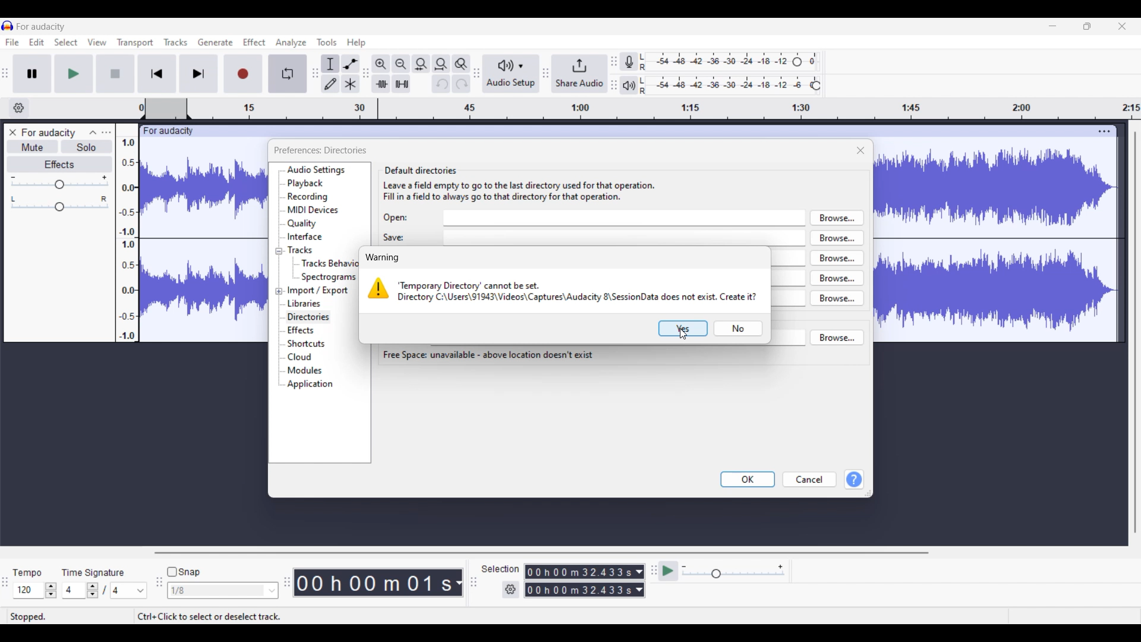 The width and height of the screenshot is (1141, 642). Describe the element at coordinates (351, 64) in the screenshot. I see `Envelop tool` at that location.